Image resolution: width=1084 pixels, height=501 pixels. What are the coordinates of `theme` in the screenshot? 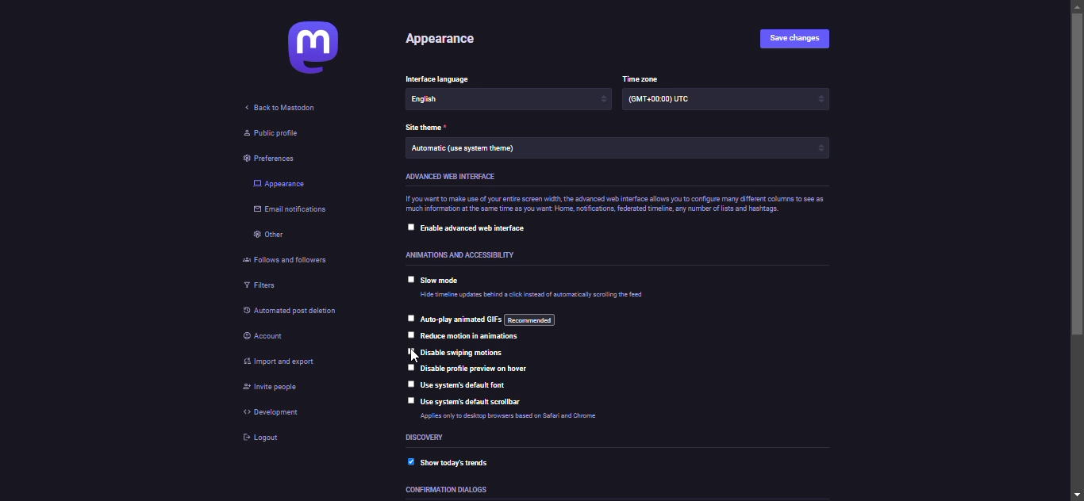 It's located at (476, 149).